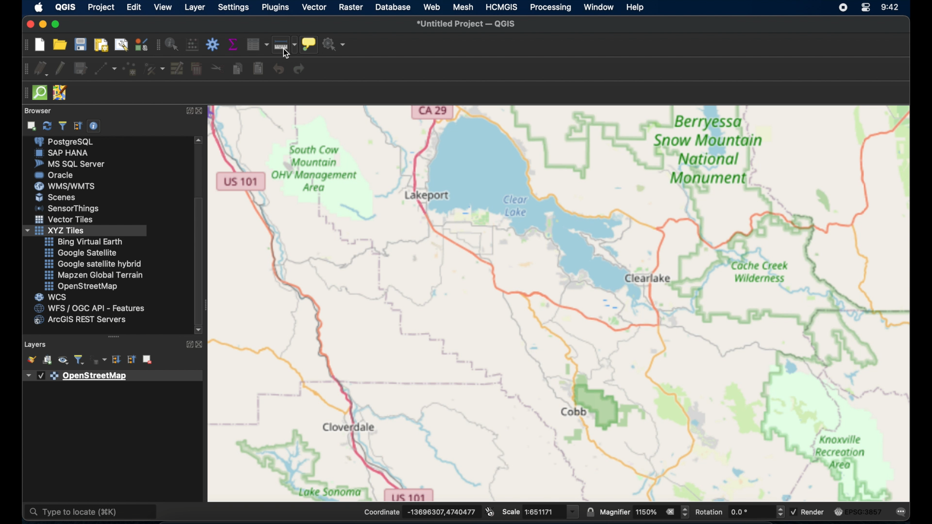 The image size is (932, 524). I want to click on close, so click(29, 23).